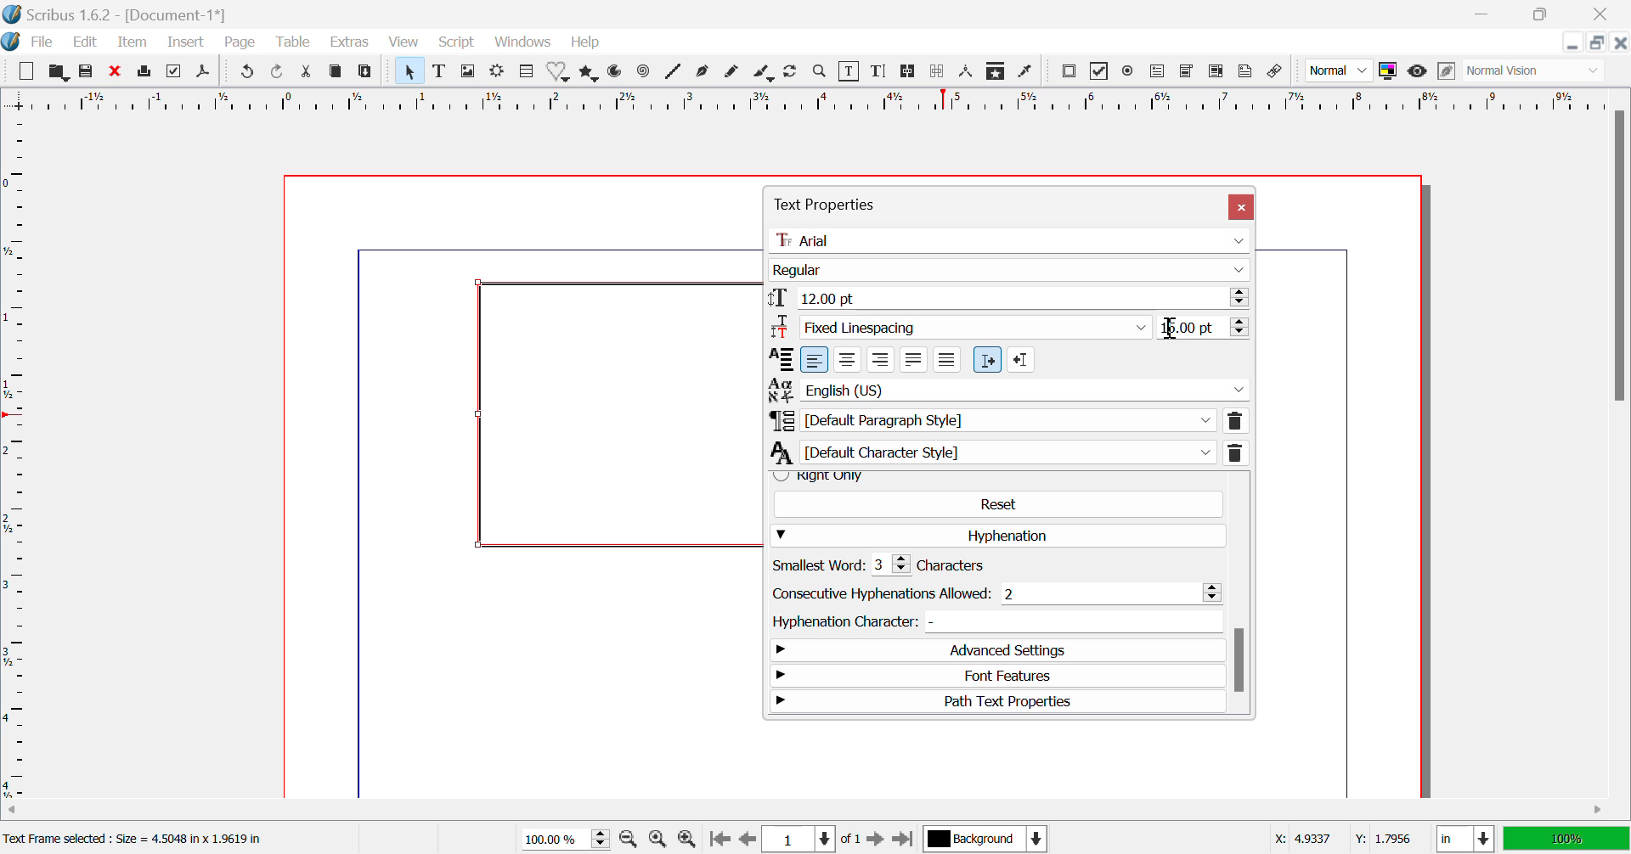 This screenshot has height=854, width=1631. I want to click on Previous Page, so click(746, 840).